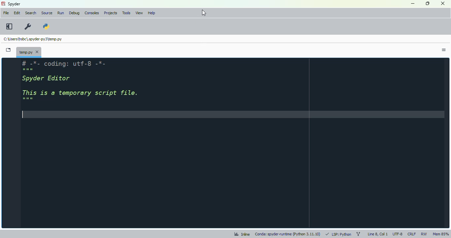 The height and width of the screenshot is (238, 451). I want to click on view, so click(139, 13).